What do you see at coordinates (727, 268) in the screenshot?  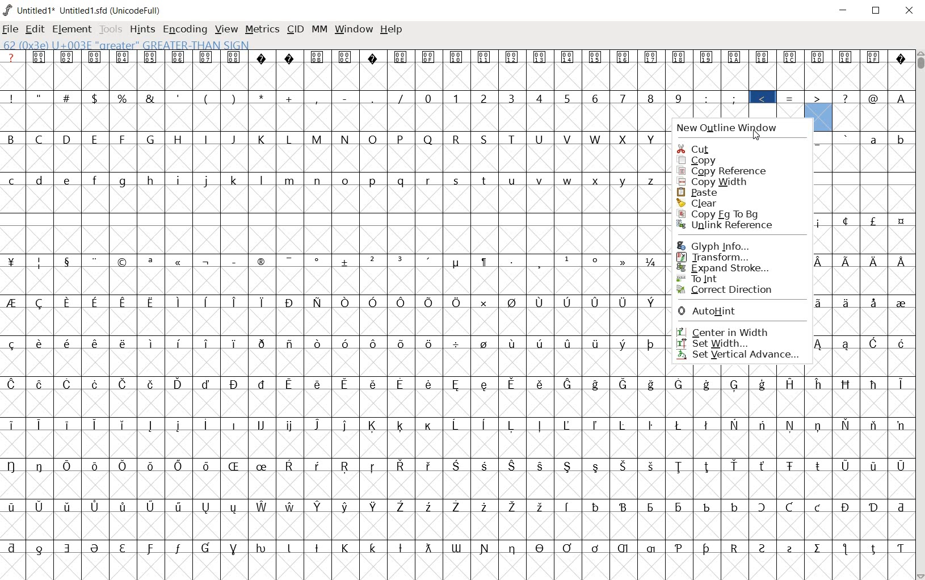 I see `Expand Stroke` at bounding box center [727, 268].